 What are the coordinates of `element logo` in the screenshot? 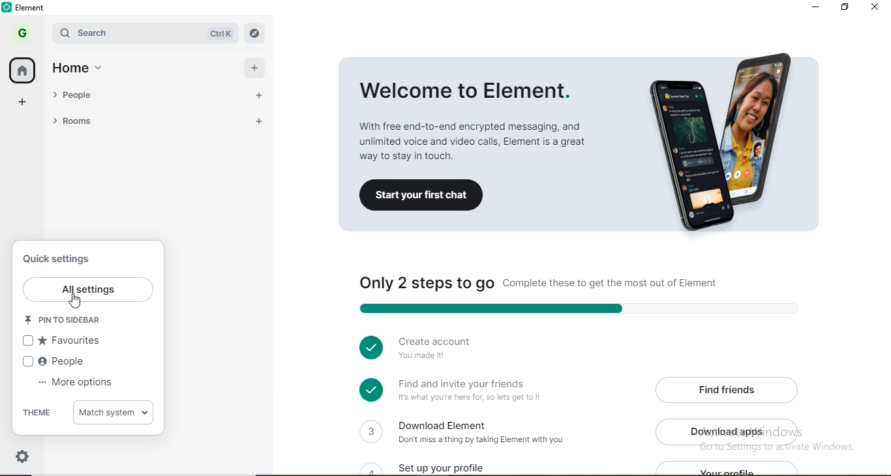 It's located at (8, 7).